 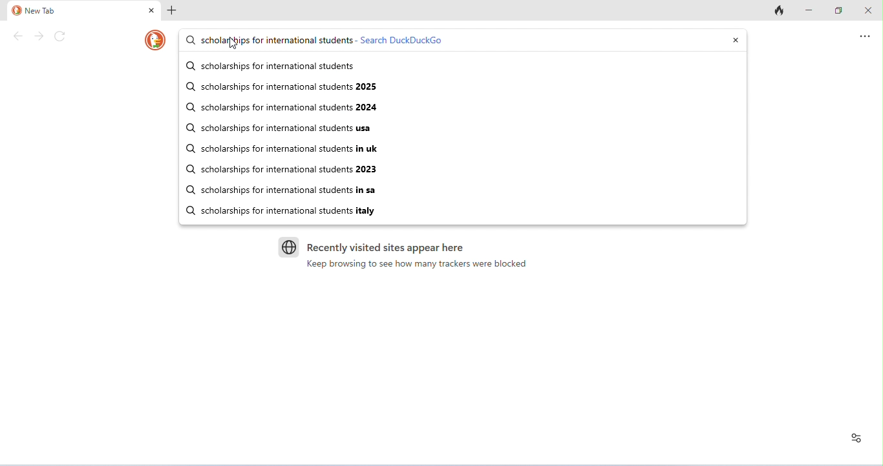 What do you see at coordinates (288, 190) in the screenshot?
I see `scholarships for international students sa` at bounding box center [288, 190].